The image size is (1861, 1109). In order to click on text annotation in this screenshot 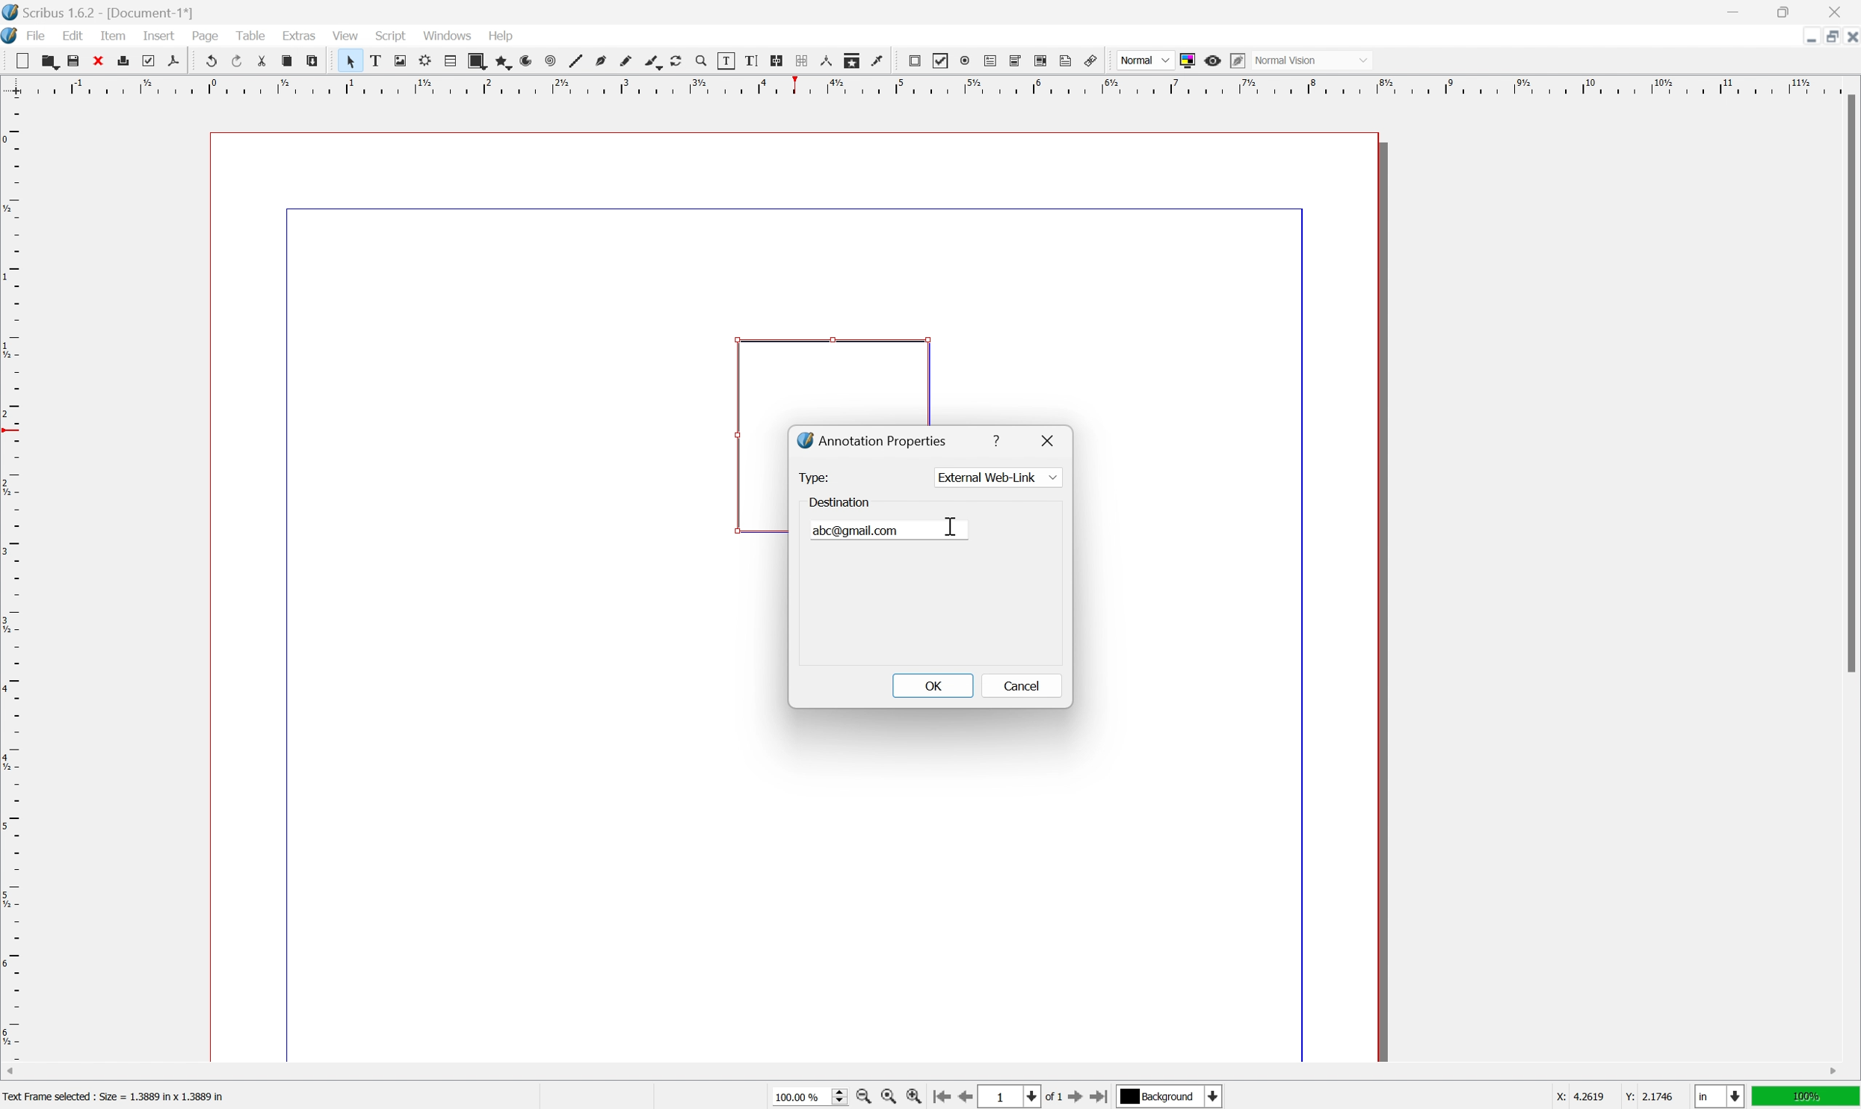, I will do `click(1067, 60)`.